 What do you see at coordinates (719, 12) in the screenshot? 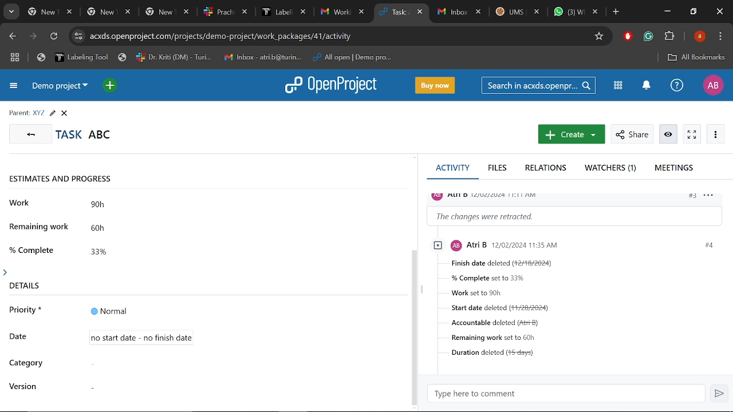
I see `Close` at bounding box center [719, 12].